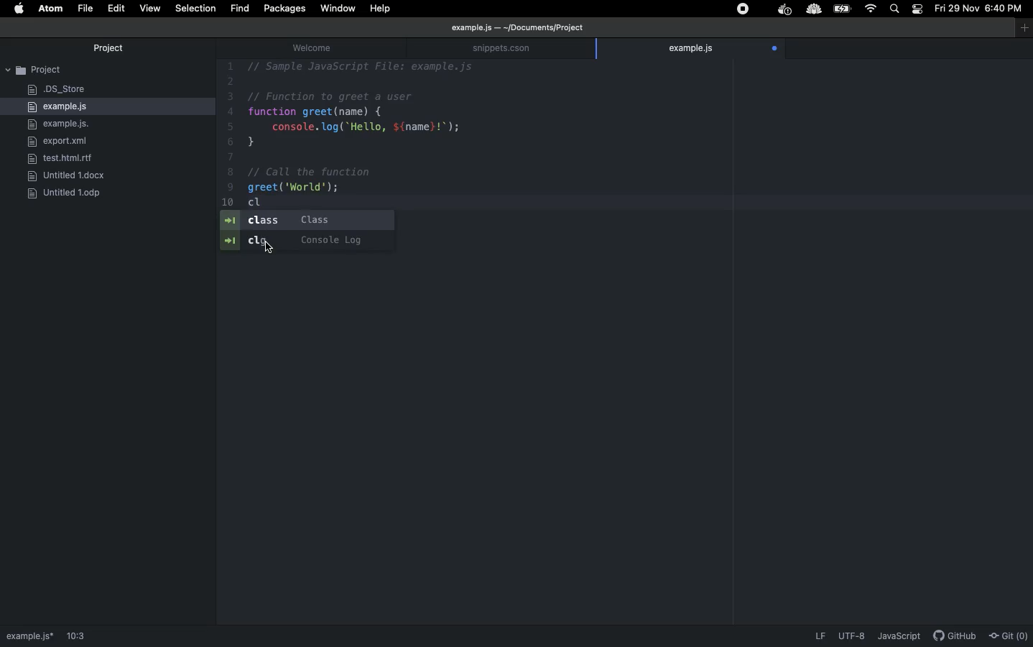  I want to click on Window, so click(341, 9).